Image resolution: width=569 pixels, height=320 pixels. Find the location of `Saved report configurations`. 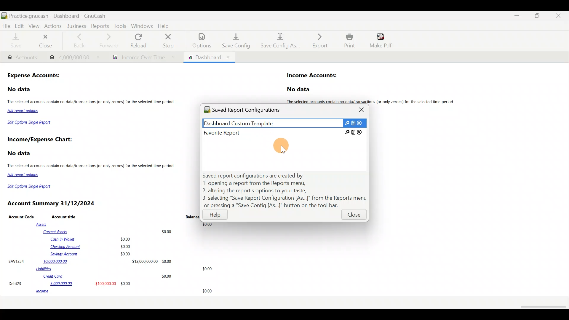

Saved report configurations is located at coordinates (248, 111).